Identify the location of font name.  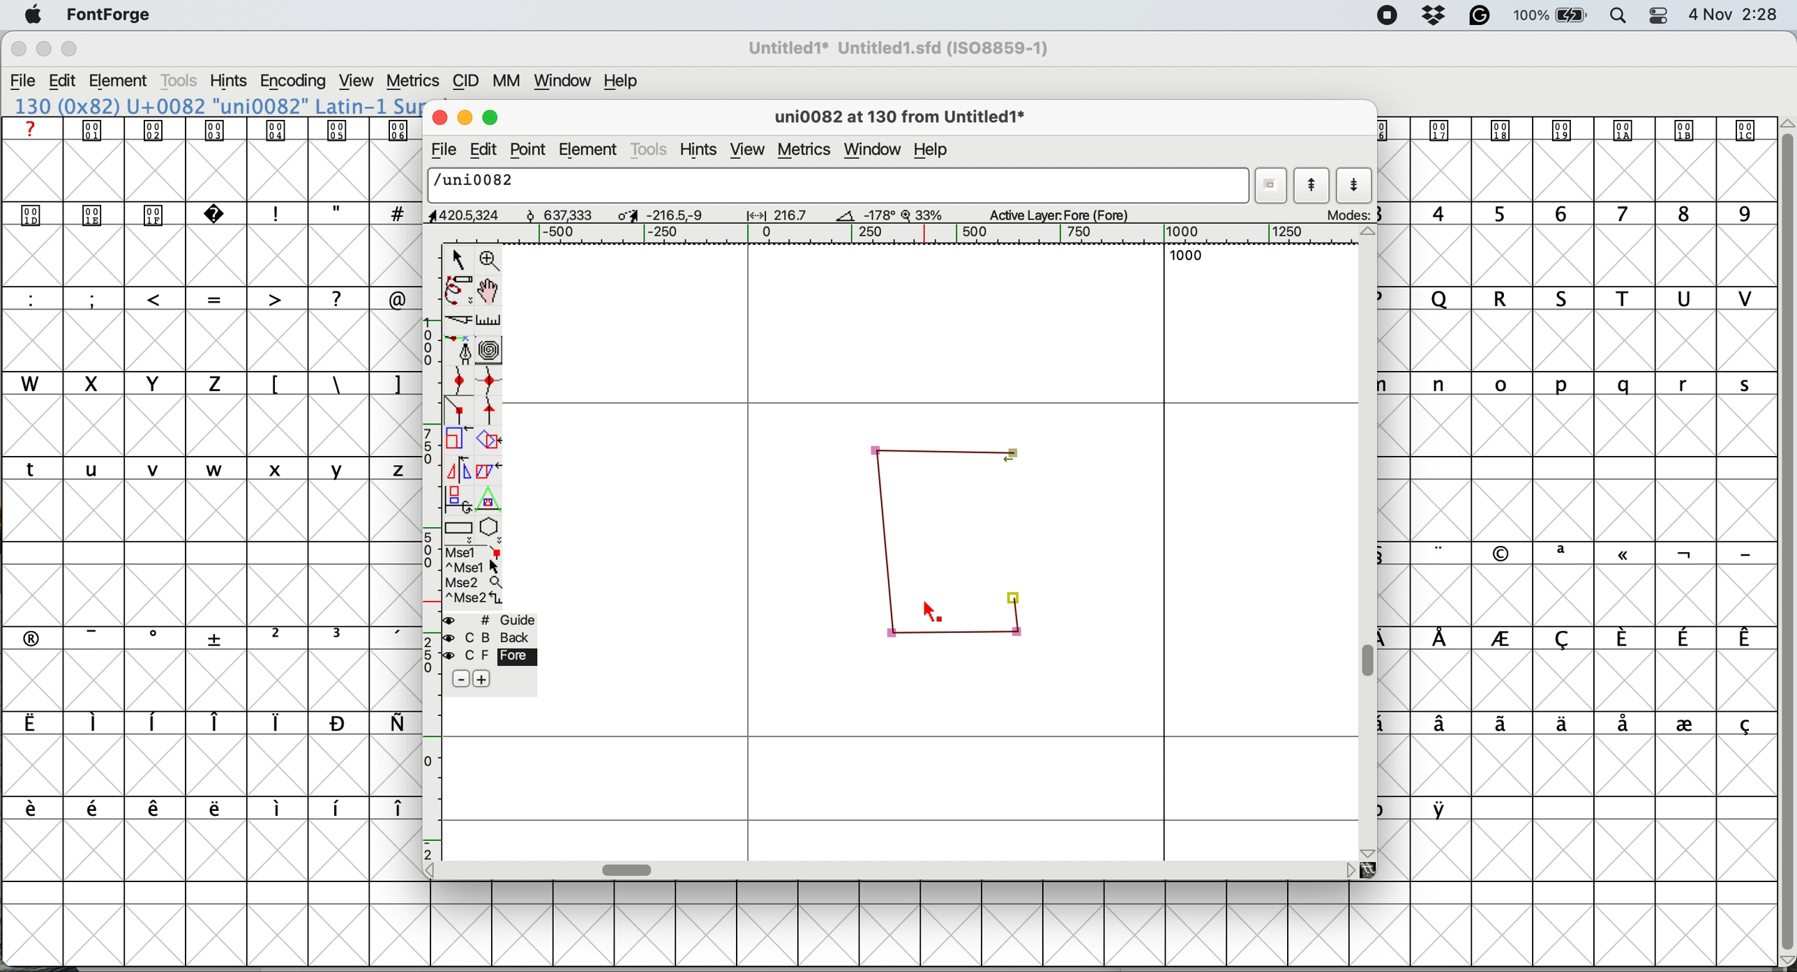
(214, 106).